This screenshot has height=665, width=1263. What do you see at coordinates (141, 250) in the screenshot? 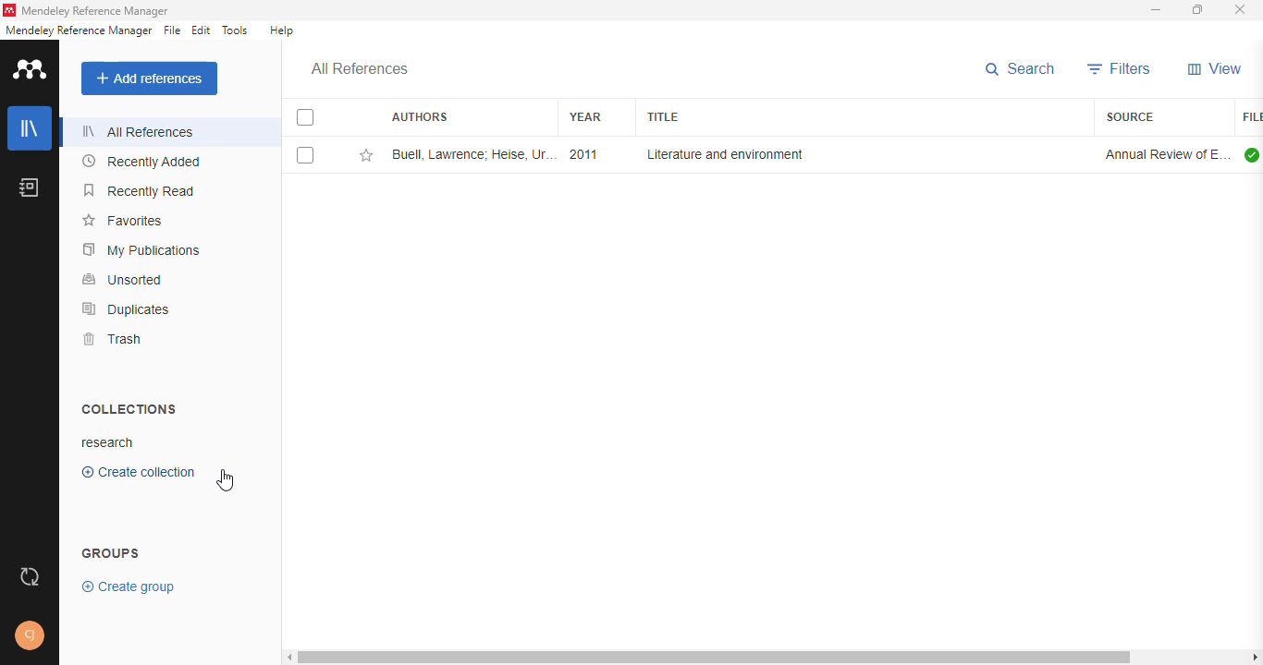
I see `my publications` at bounding box center [141, 250].